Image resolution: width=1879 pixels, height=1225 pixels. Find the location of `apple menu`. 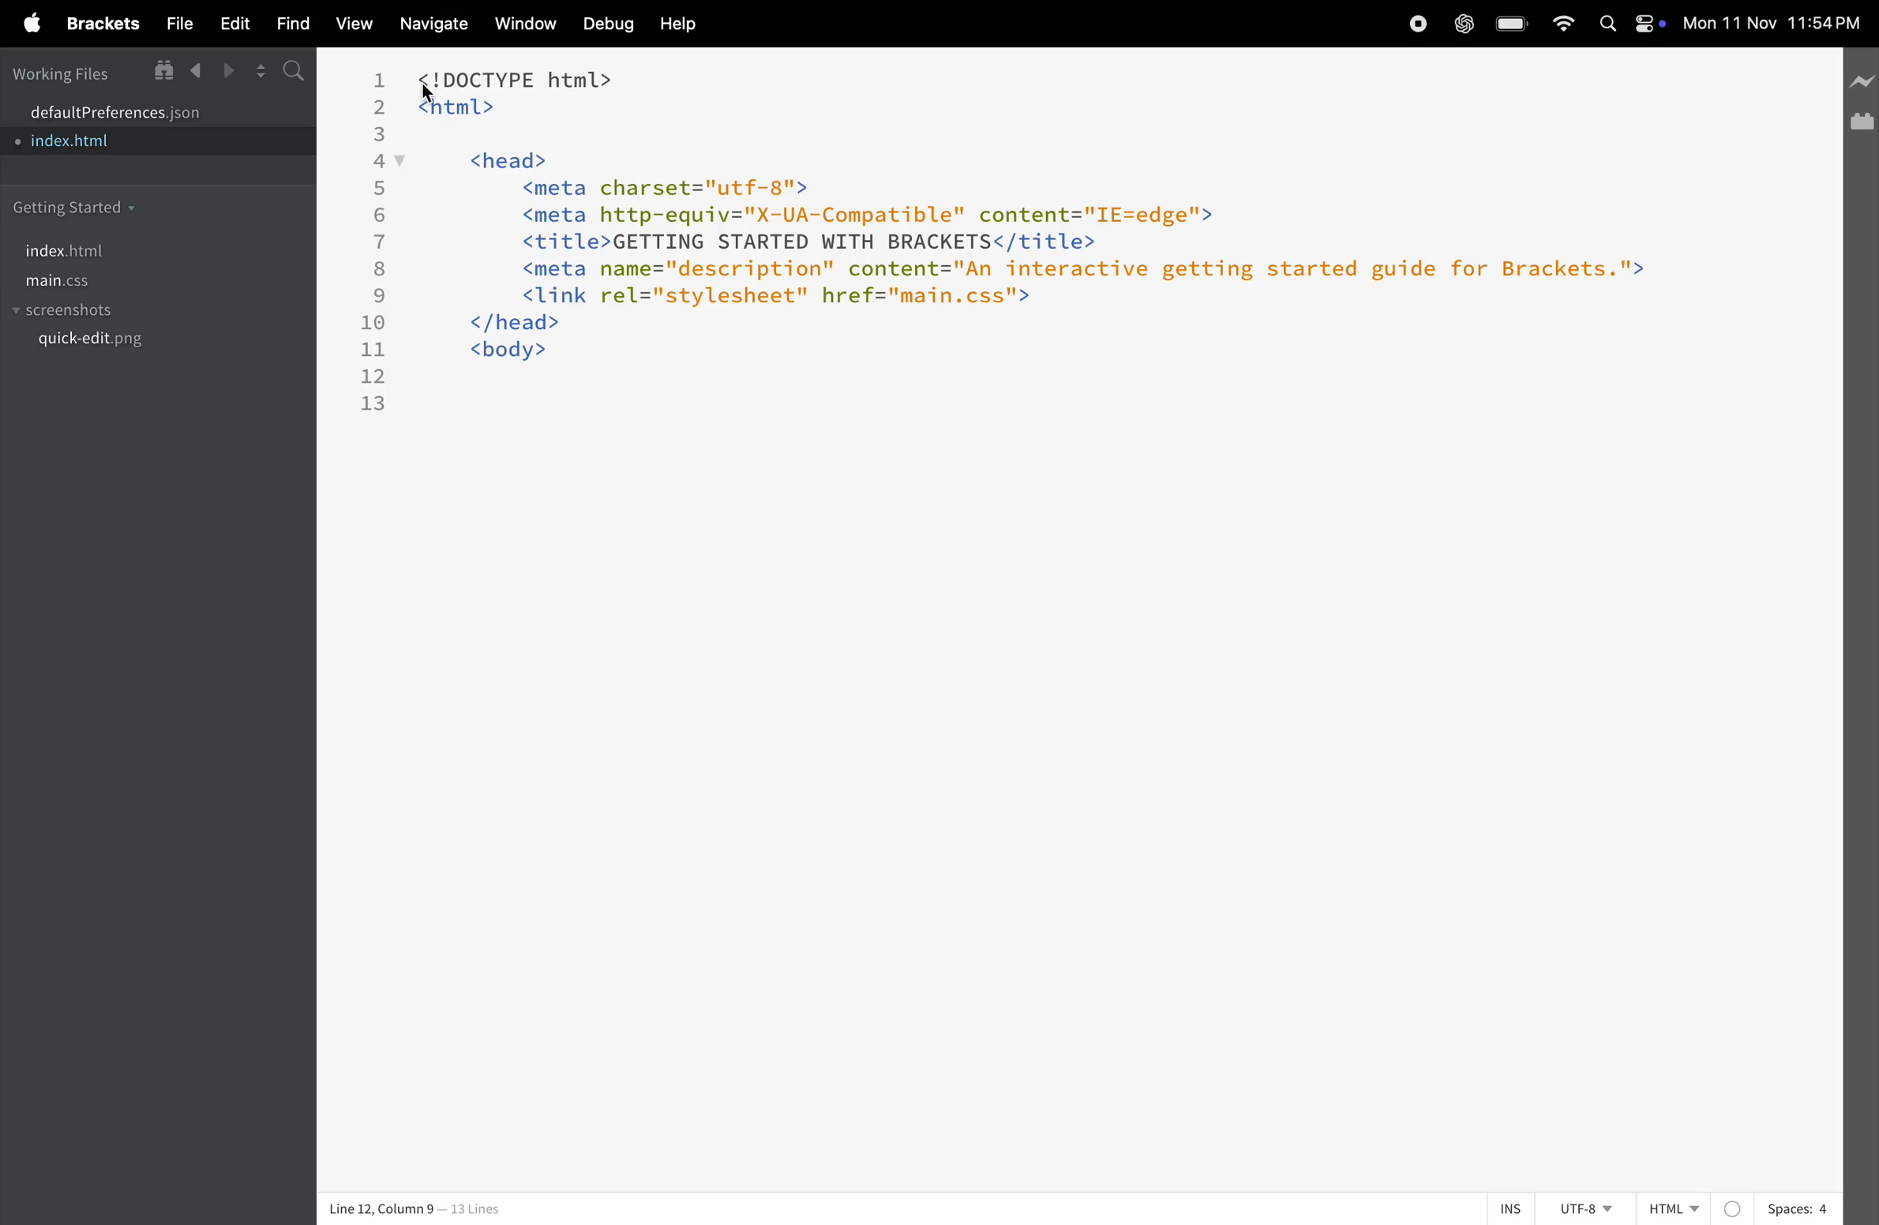

apple menu is located at coordinates (28, 24).